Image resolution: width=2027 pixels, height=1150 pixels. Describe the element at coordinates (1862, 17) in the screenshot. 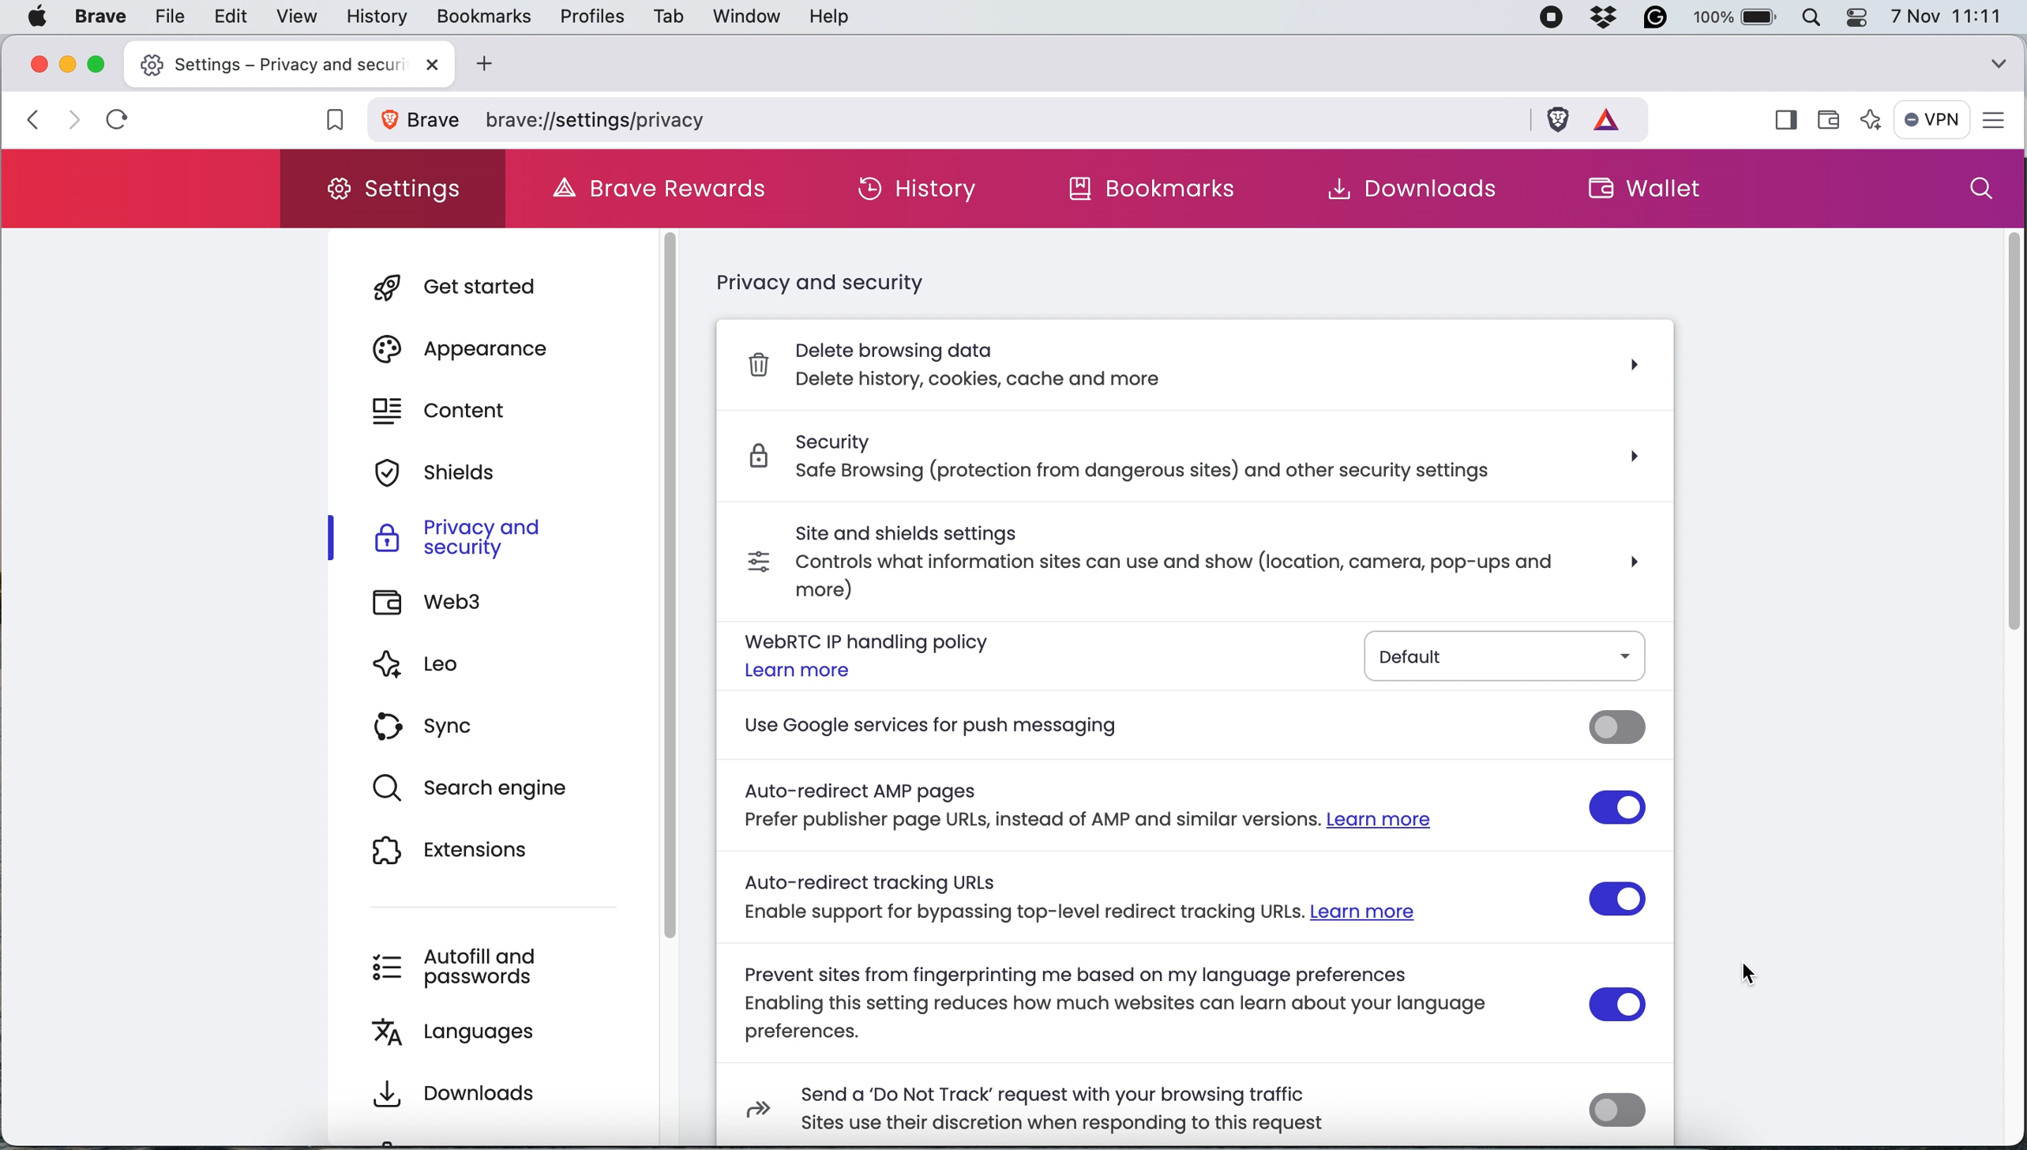

I see `control center` at that location.